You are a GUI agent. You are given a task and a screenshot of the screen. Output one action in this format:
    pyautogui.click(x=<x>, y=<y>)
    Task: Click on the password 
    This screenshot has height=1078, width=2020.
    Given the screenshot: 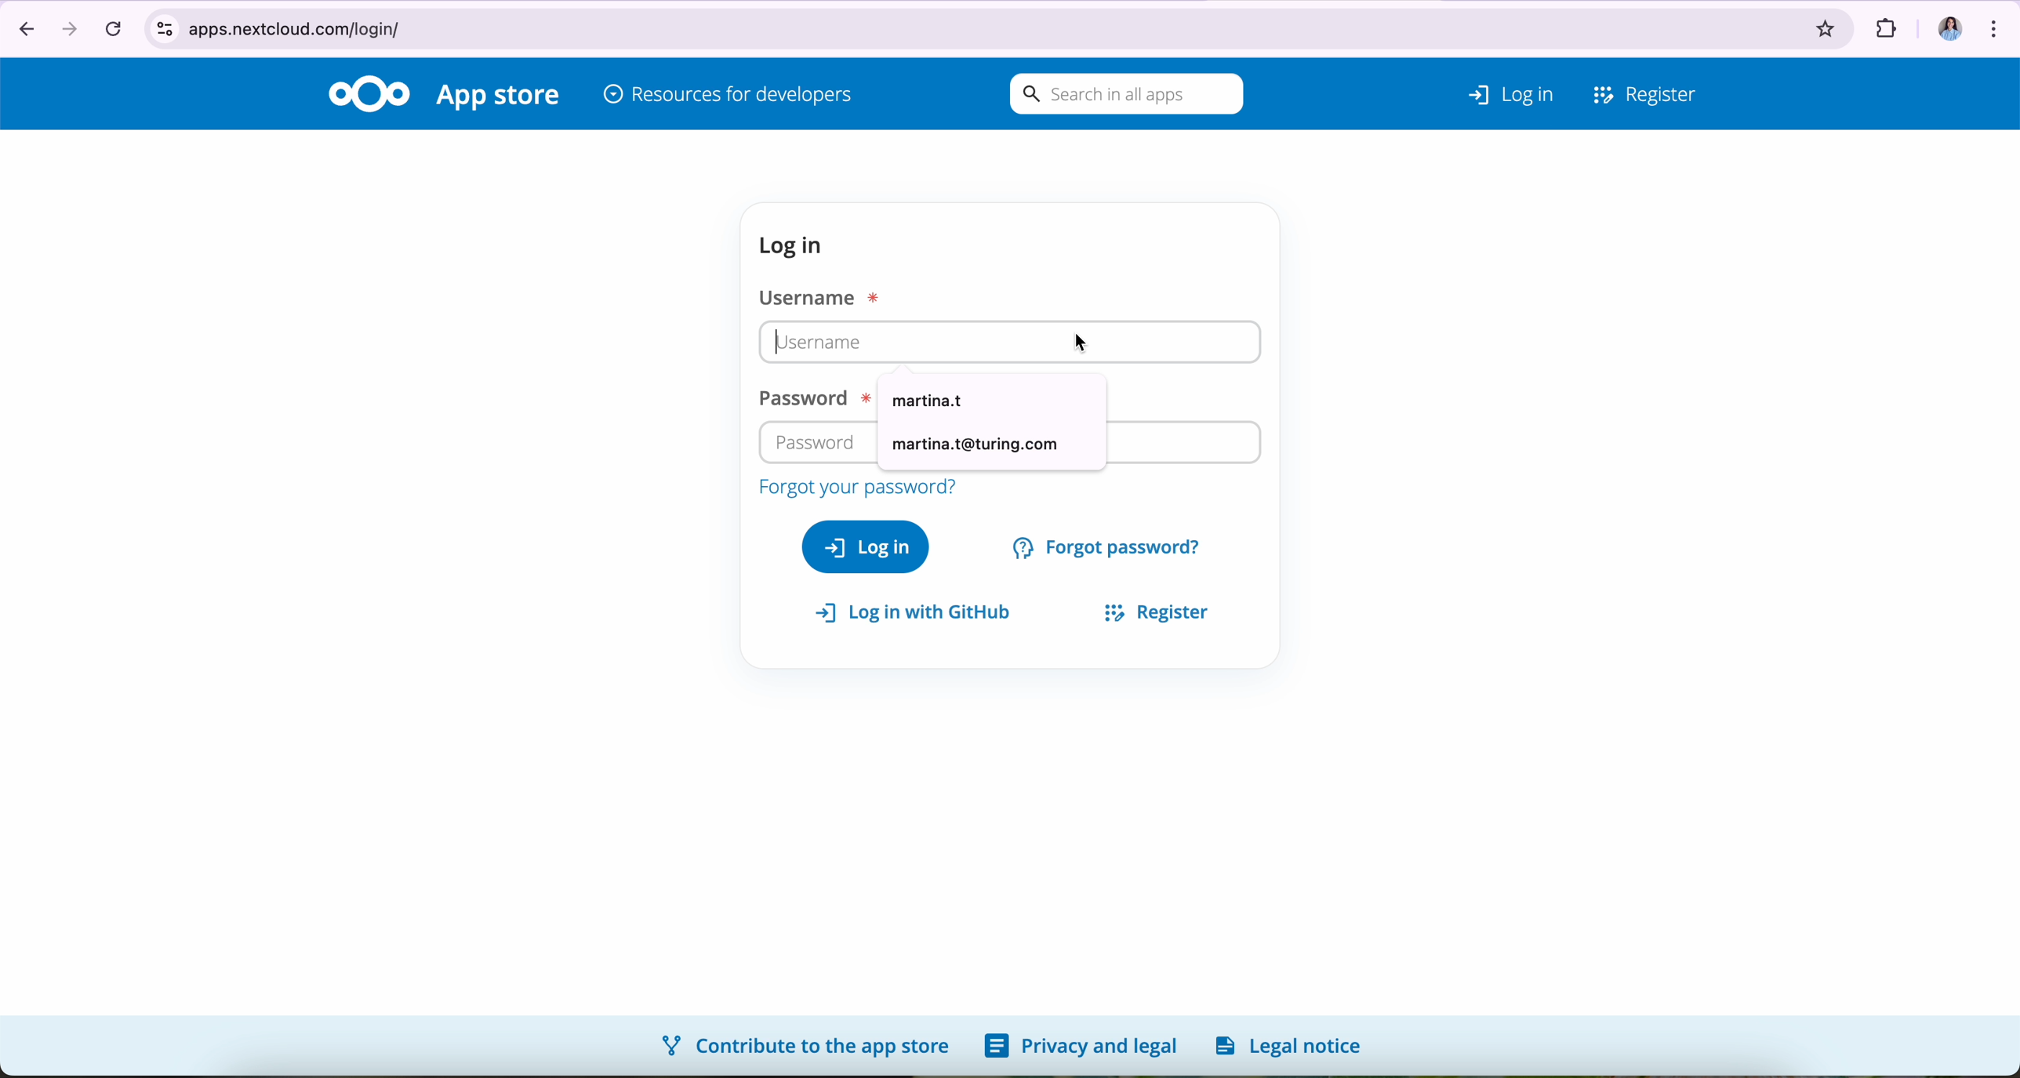 What is the action you would take?
    pyautogui.click(x=809, y=399)
    